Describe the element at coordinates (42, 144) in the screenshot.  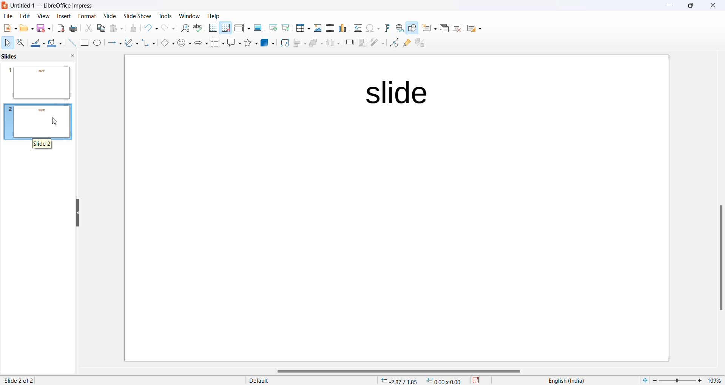
I see `hover text "slide 2"` at that location.